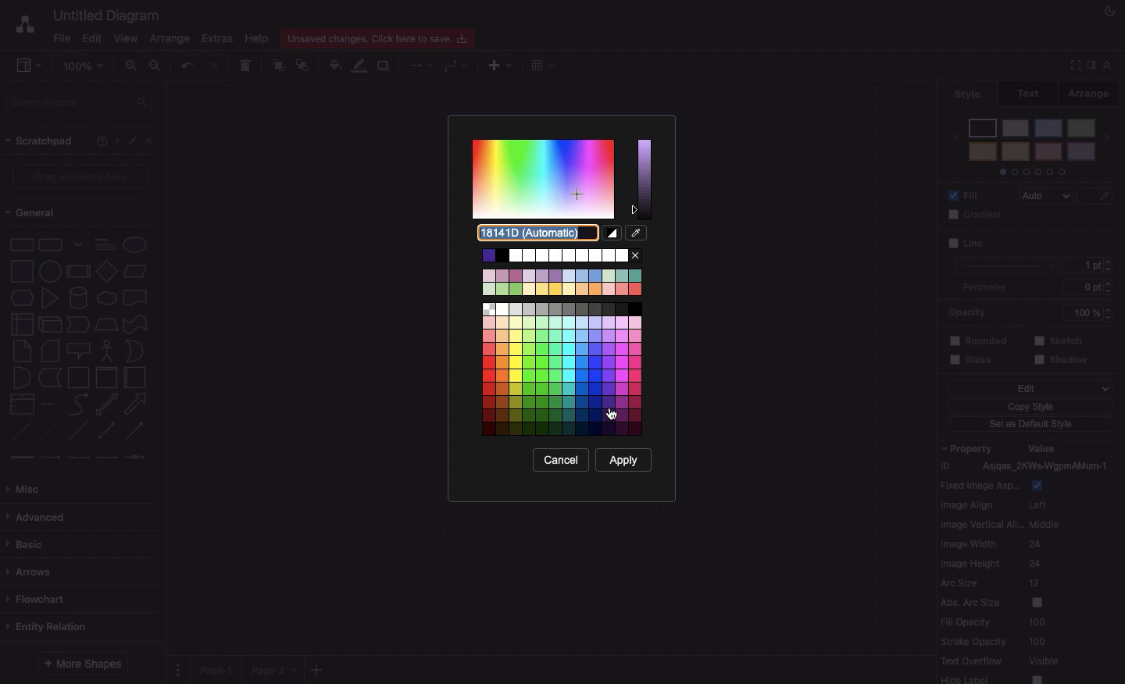 Image resolution: width=1125 pixels, height=684 pixels. I want to click on Draw.io, so click(24, 23).